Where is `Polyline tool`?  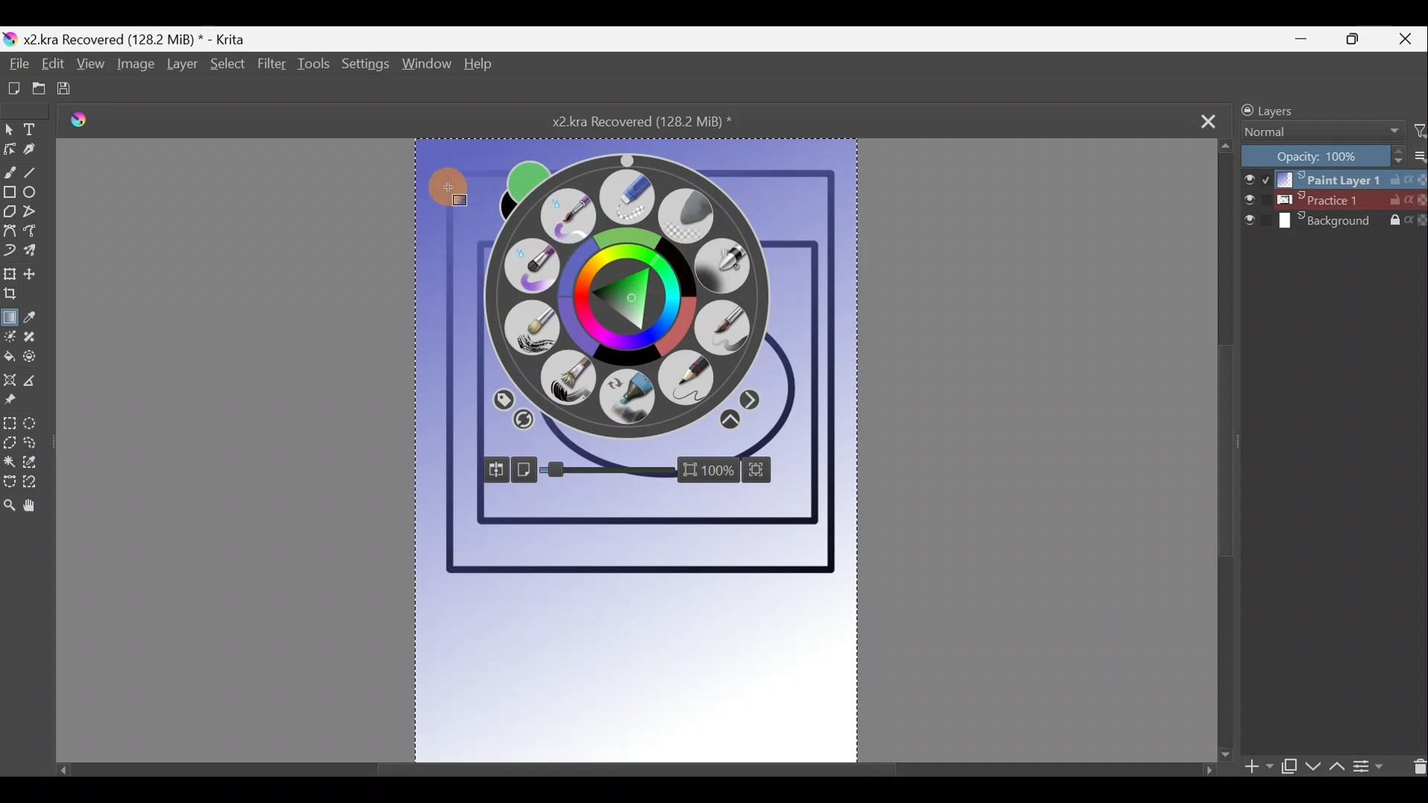
Polyline tool is located at coordinates (36, 214).